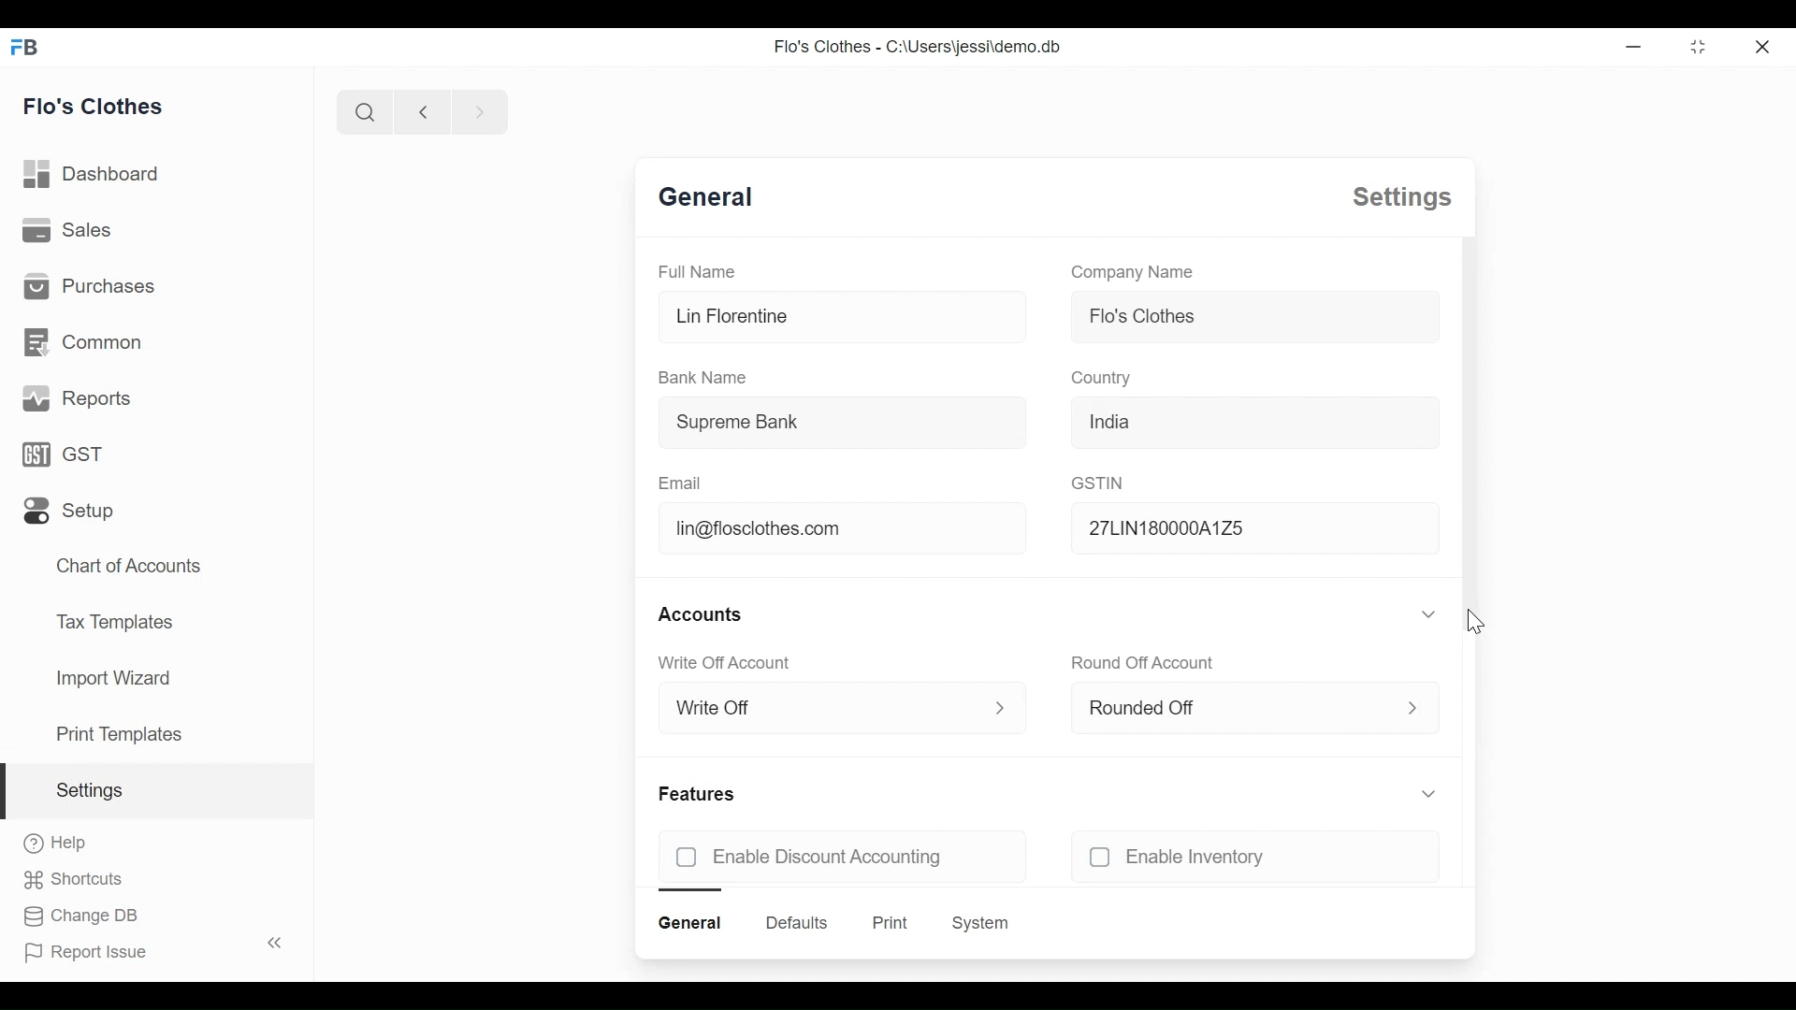 The height and width of the screenshot is (1010, 1796). Describe the element at coordinates (693, 923) in the screenshot. I see `General` at that location.